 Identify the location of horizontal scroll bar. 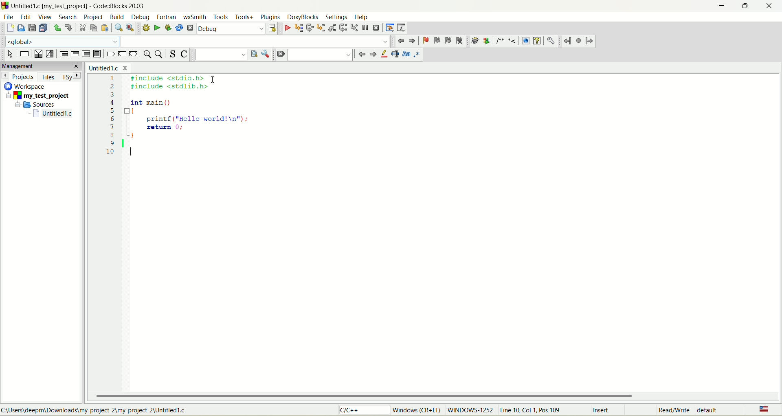
(437, 396).